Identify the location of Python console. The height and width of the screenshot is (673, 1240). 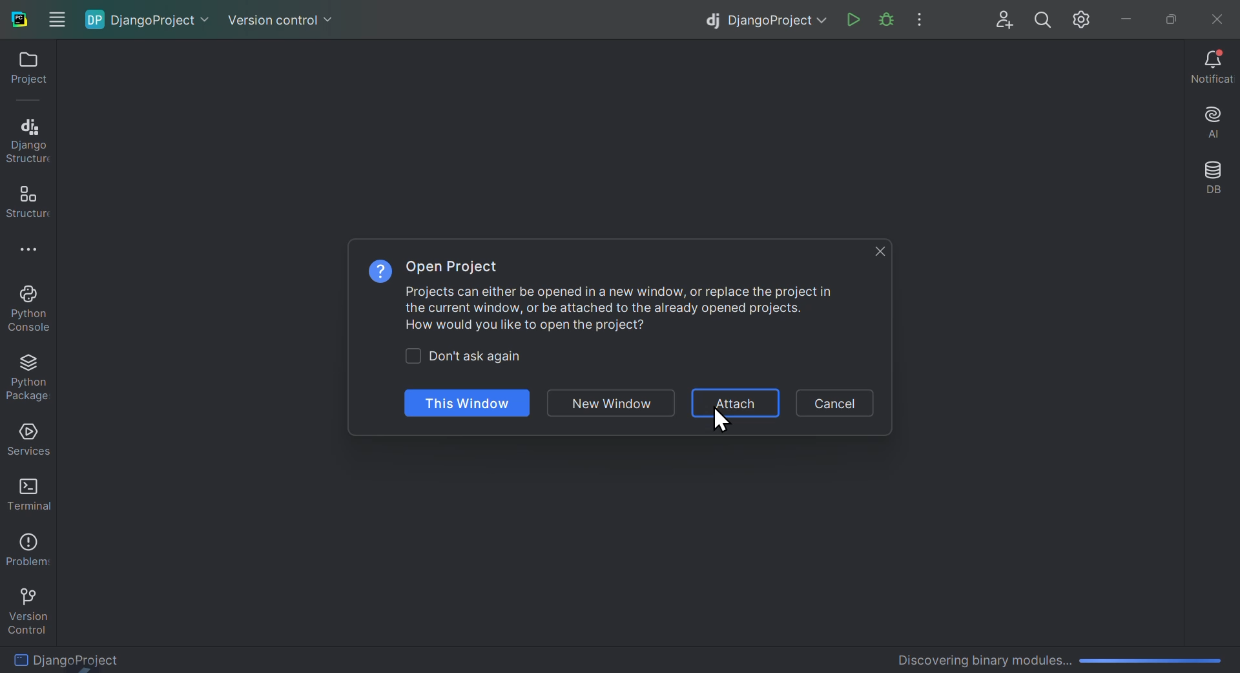
(32, 310).